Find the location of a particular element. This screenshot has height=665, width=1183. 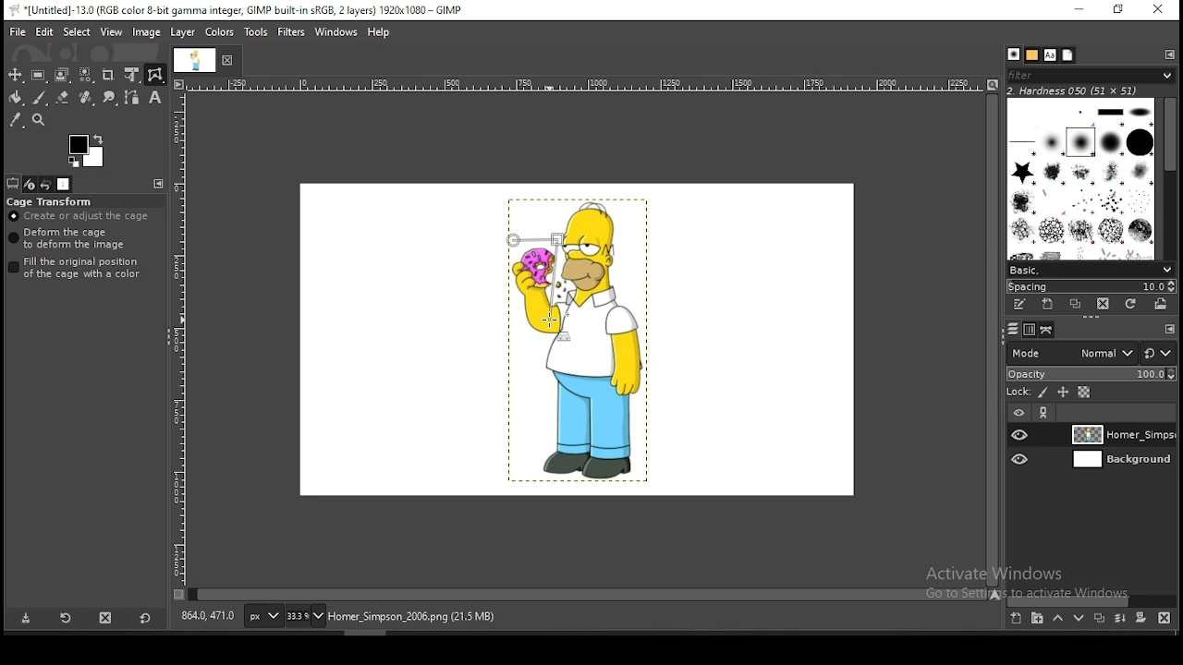

cage transform tool is located at coordinates (155, 75).